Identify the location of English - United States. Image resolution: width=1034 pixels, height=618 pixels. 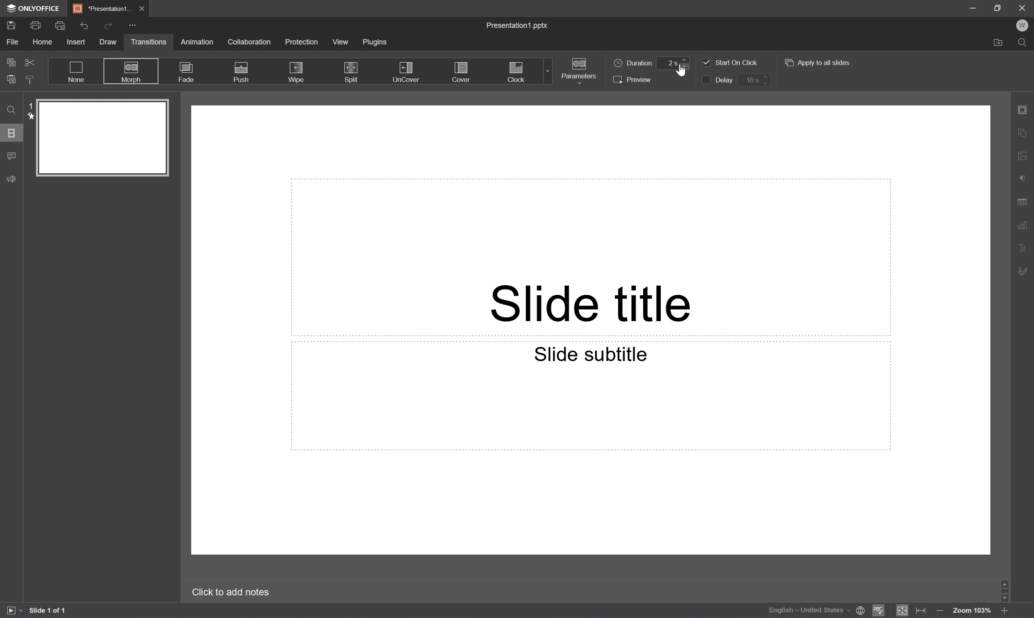
(809, 613).